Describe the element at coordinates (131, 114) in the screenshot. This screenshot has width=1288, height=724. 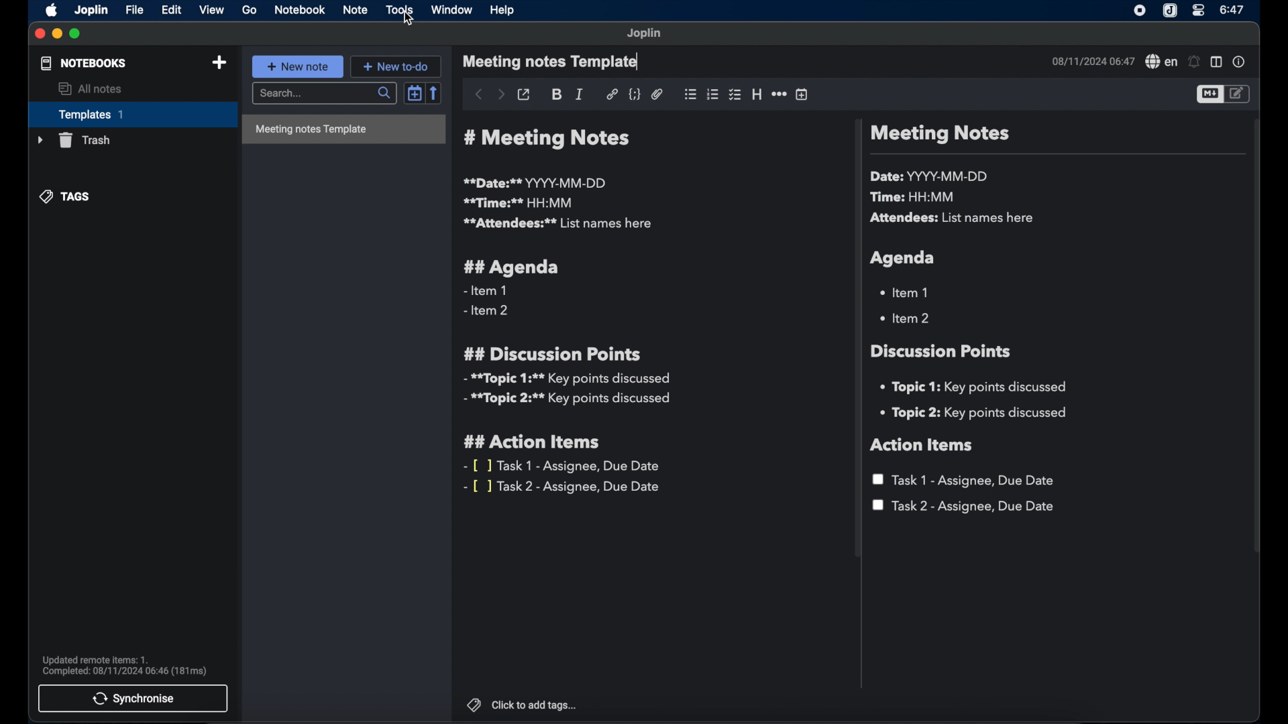
I see `templates 1` at that location.